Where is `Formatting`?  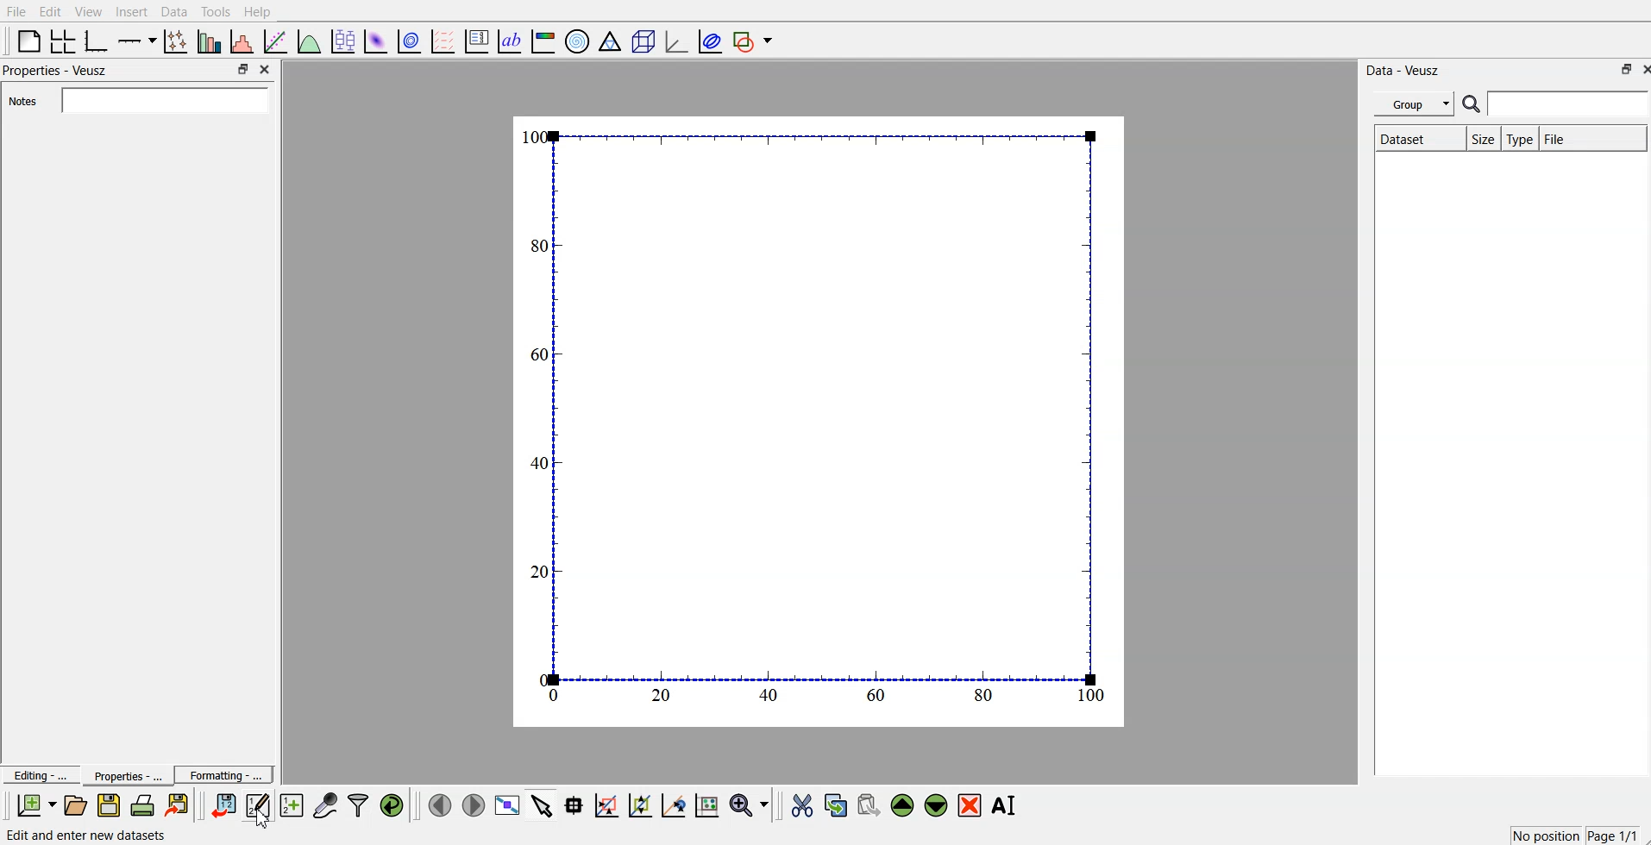 Formatting is located at coordinates (224, 773).